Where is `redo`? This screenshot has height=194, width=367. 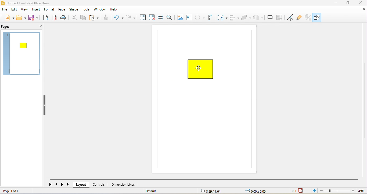 redo is located at coordinates (131, 17).